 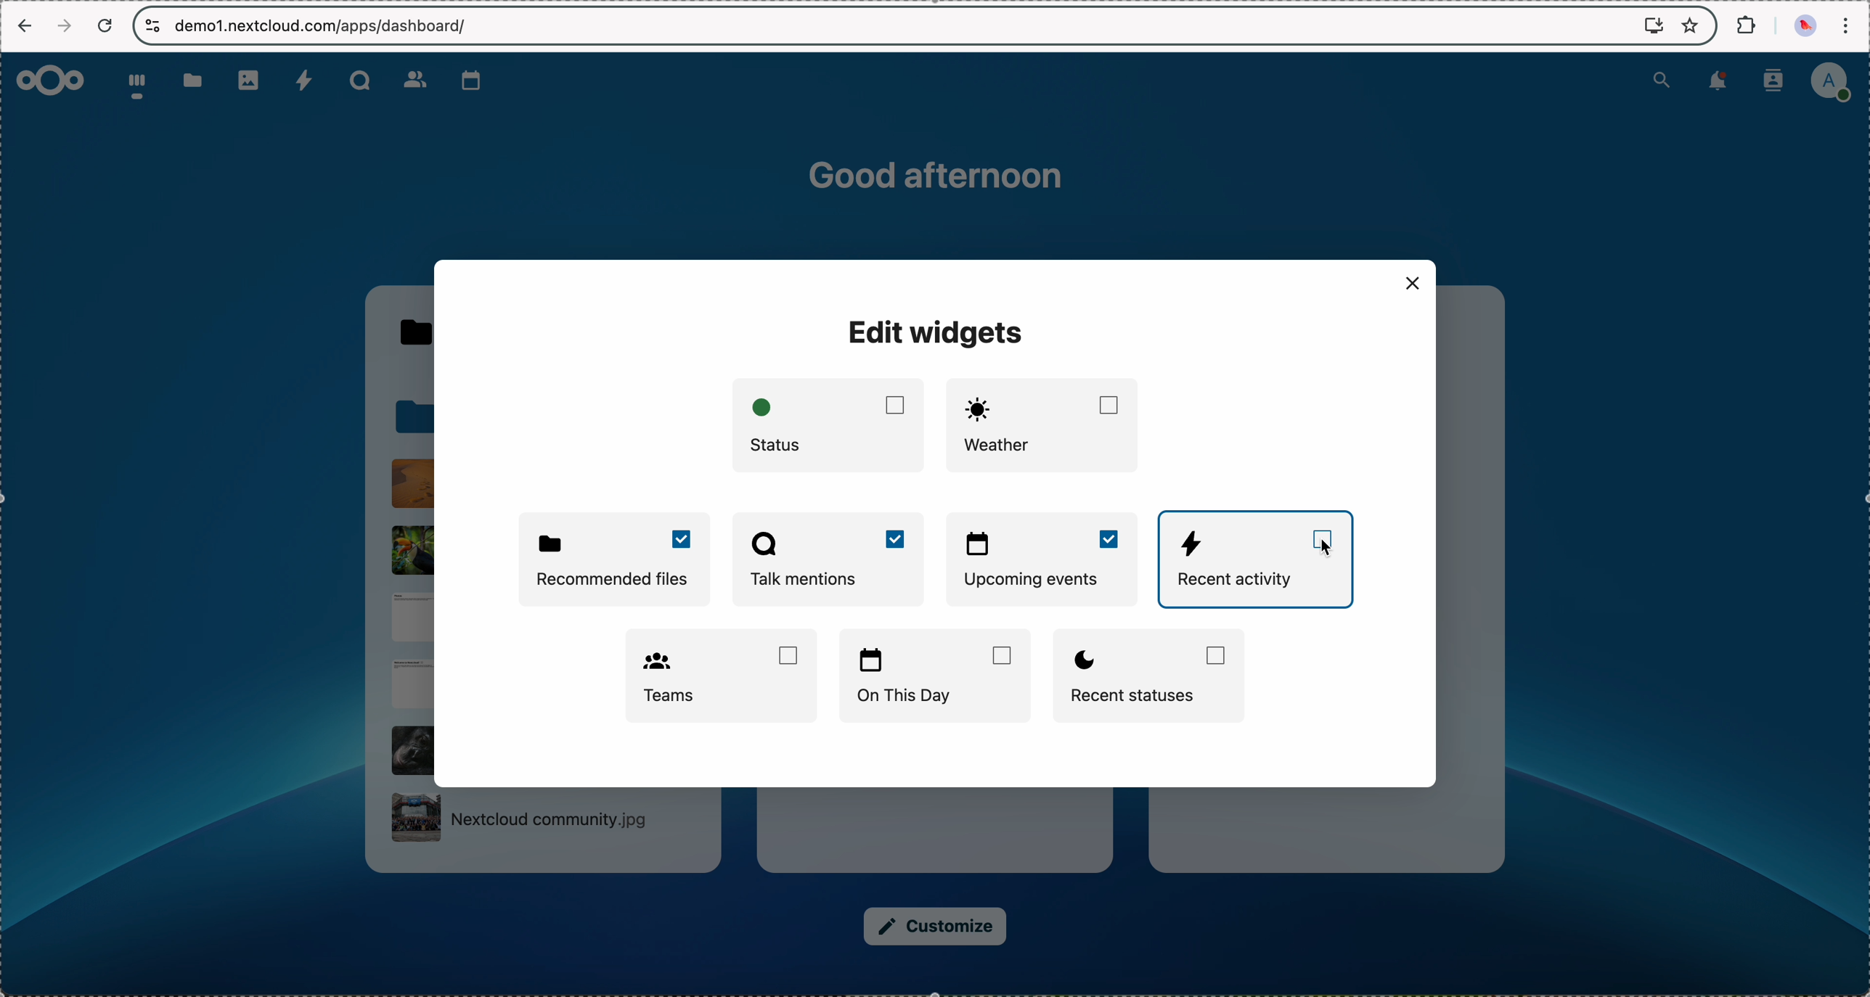 What do you see at coordinates (409, 485) in the screenshot?
I see `file` at bounding box center [409, 485].